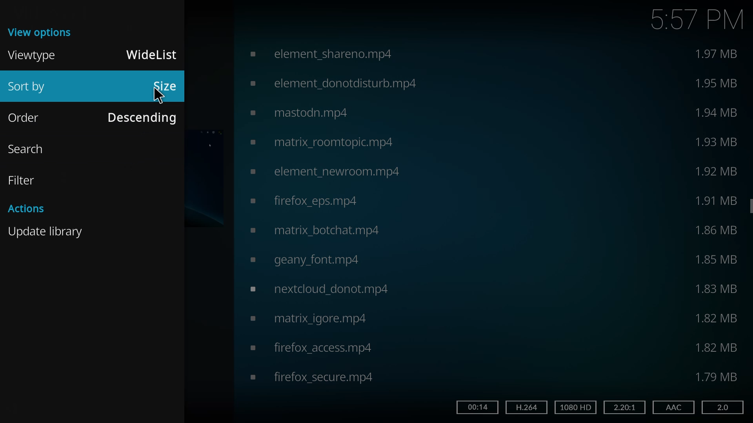 Image resolution: width=753 pixels, height=423 pixels. I want to click on video, so click(306, 201).